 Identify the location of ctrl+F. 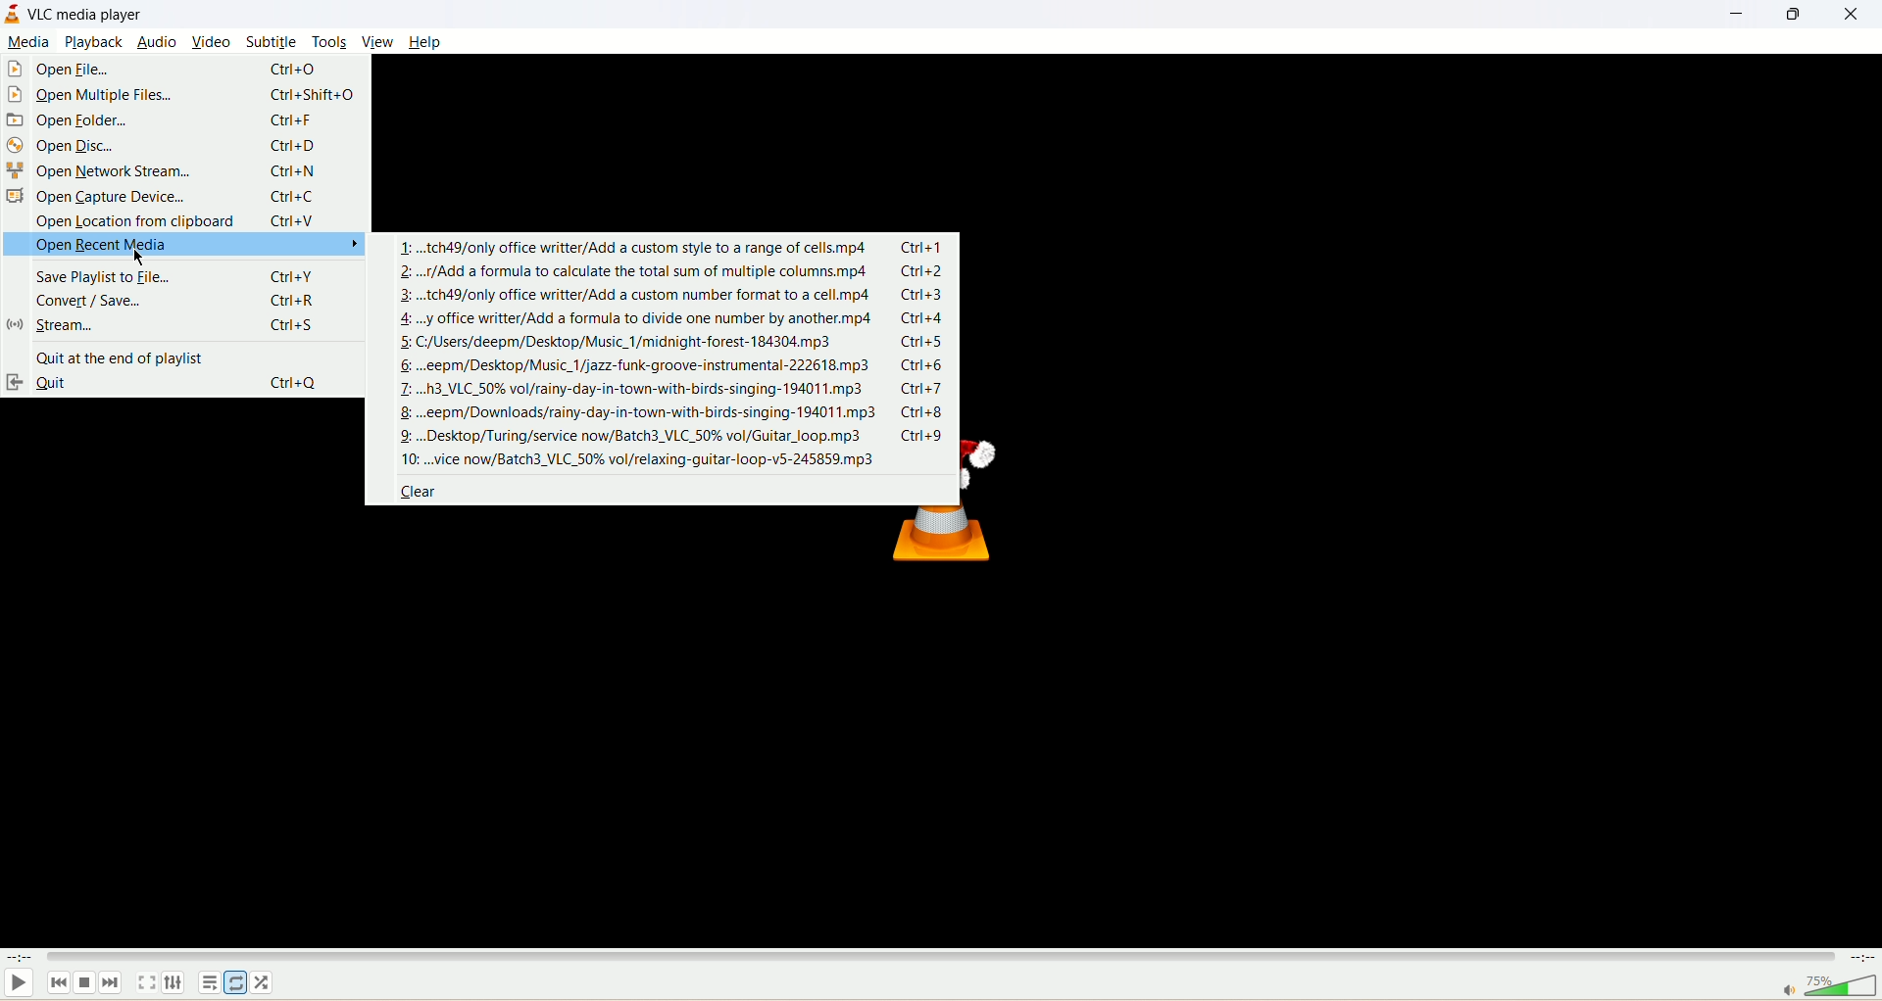
(292, 120).